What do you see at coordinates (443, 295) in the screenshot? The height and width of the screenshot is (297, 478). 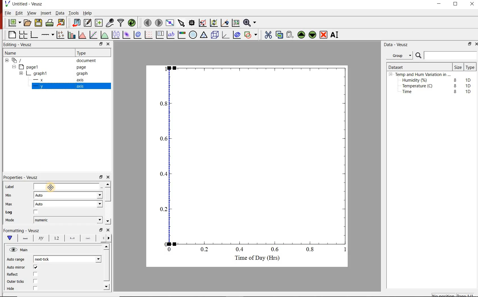 I see `No position` at bounding box center [443, 295].